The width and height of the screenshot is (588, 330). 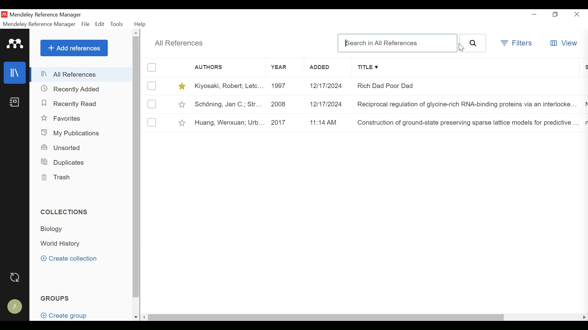 What do you see at coordinates (516, 43) in the screenshot?
I see `Filter` at bounding box center [516, 43].